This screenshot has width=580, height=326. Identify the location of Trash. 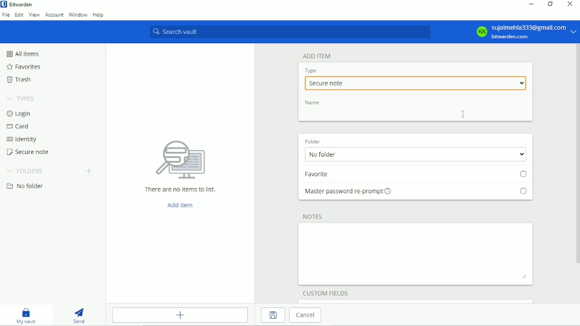
(19, 79).